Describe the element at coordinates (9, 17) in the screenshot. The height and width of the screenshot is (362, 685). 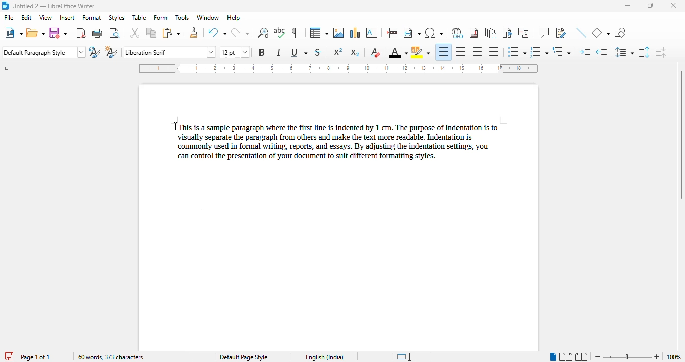
I see `file` at that location.